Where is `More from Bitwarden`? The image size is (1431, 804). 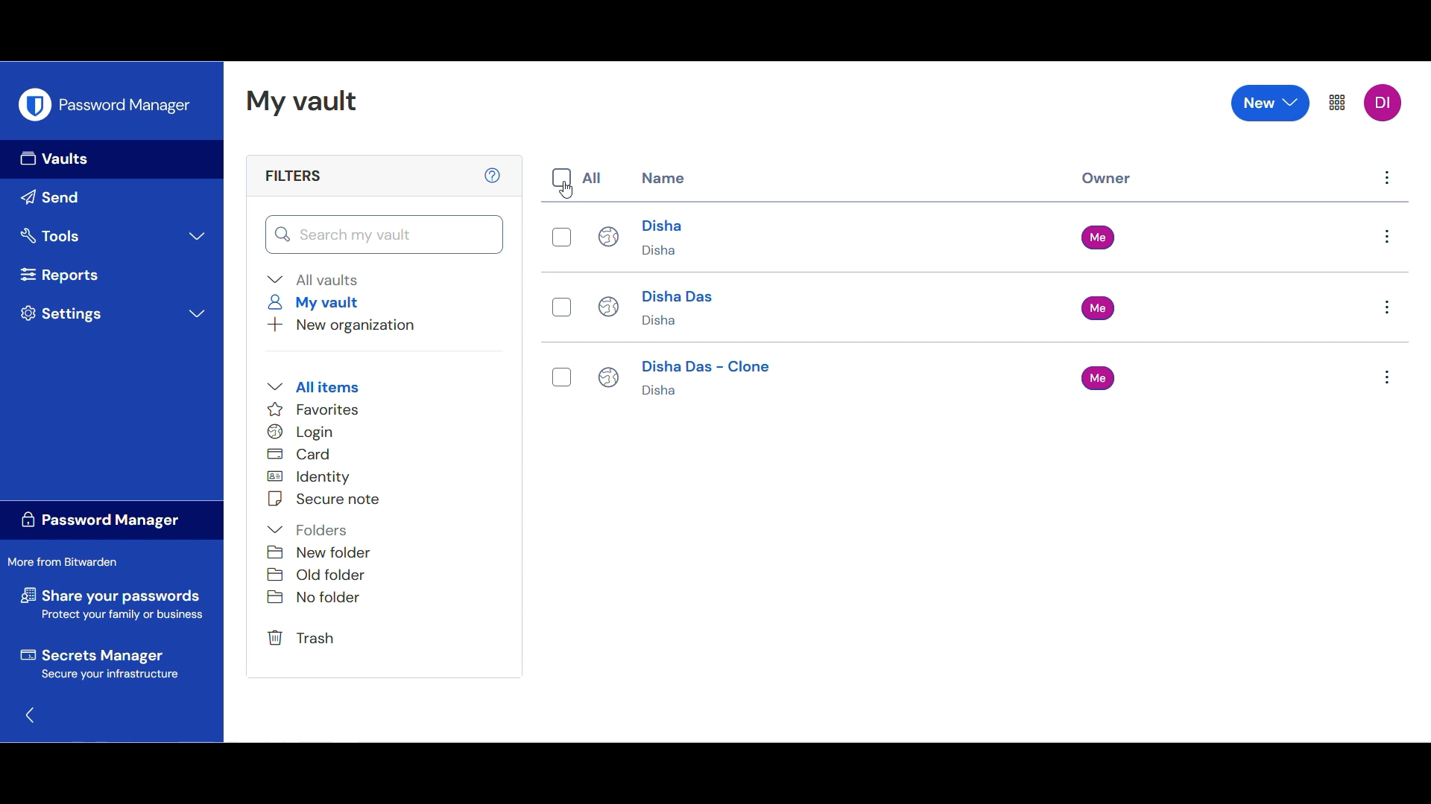
More from Bitwarden is located at coordinates (68, 562).